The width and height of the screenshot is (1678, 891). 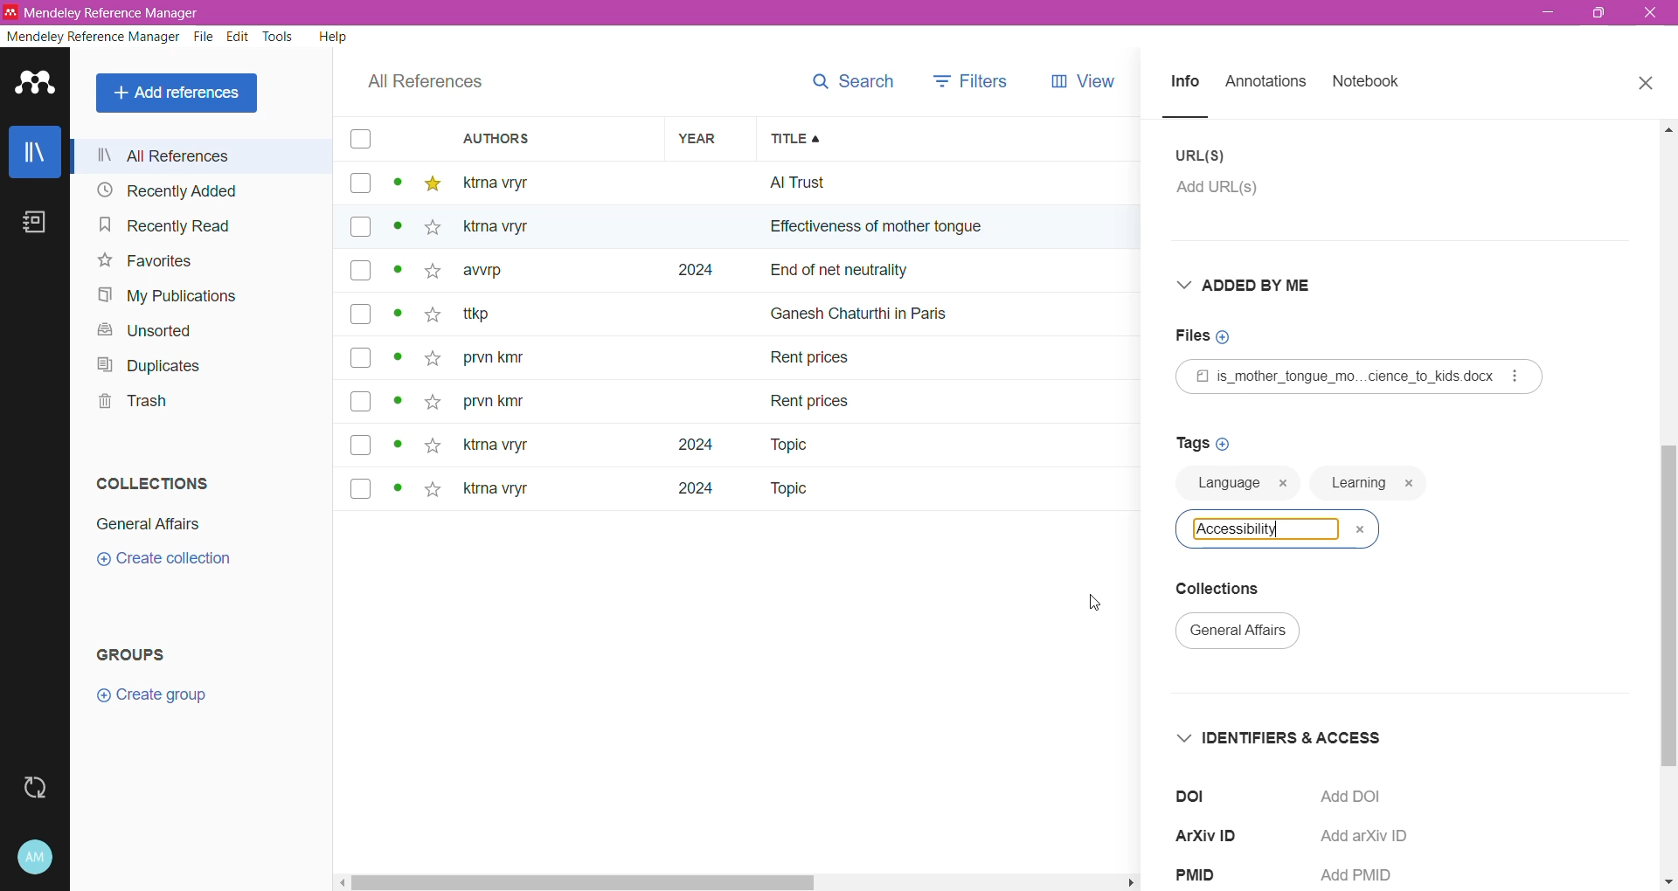 What do you see at coordinates (1286, 737) in the screenshot?
I see `Identifiers and Access` at bounding box center [1286, 737].